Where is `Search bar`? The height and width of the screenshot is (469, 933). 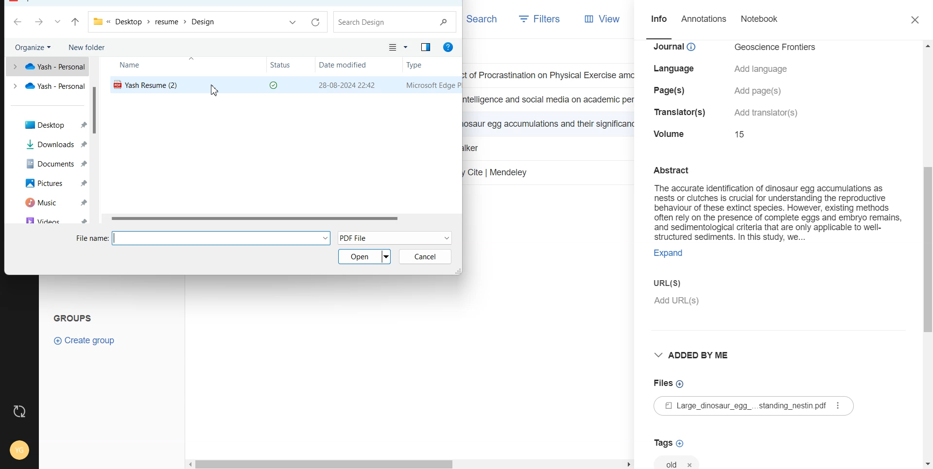 Search bar is located at coordinates (396, 22).